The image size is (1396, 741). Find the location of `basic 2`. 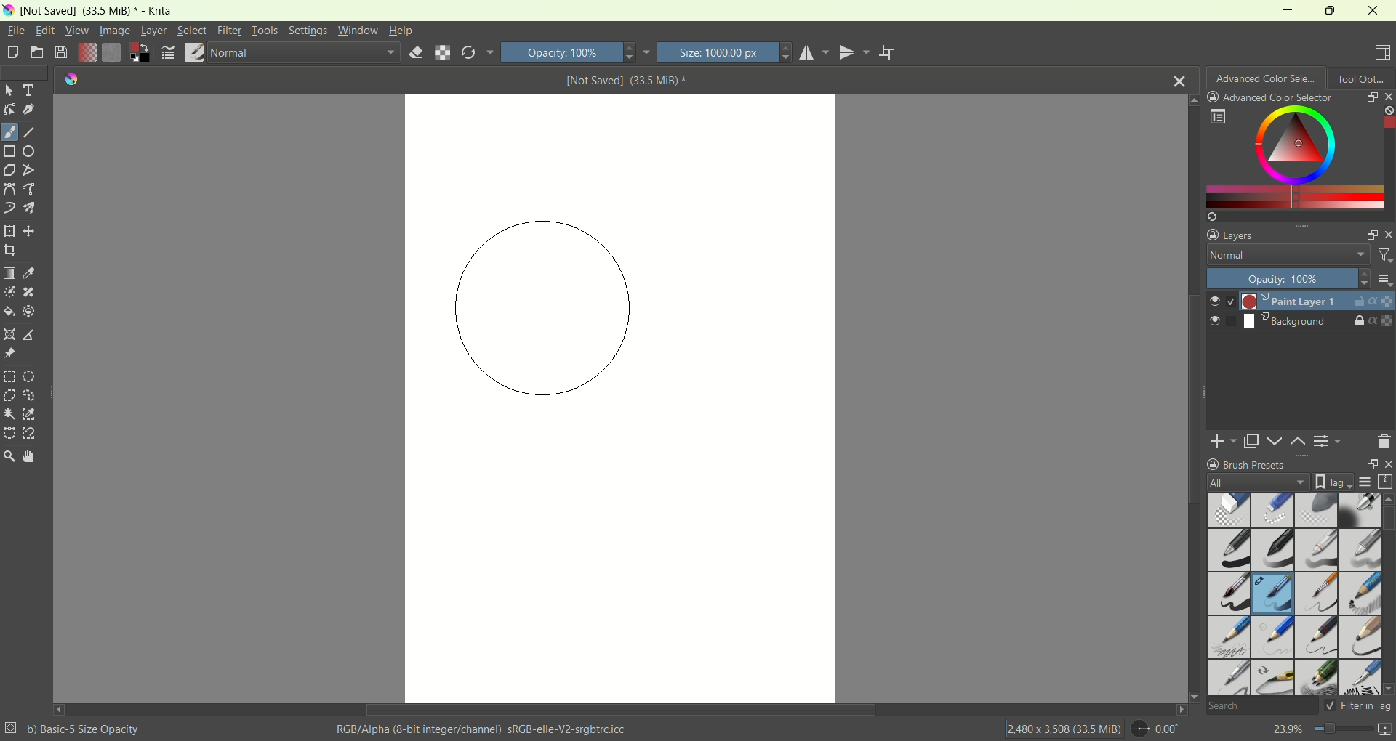

basic 2 is located at coordinates (1275, 550).